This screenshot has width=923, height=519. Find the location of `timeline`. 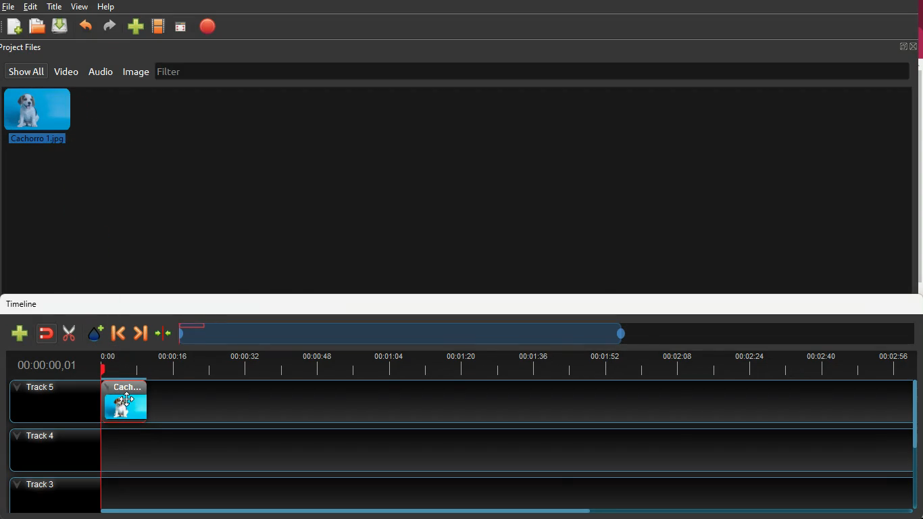

timeline is located at coordinates (507, 363).